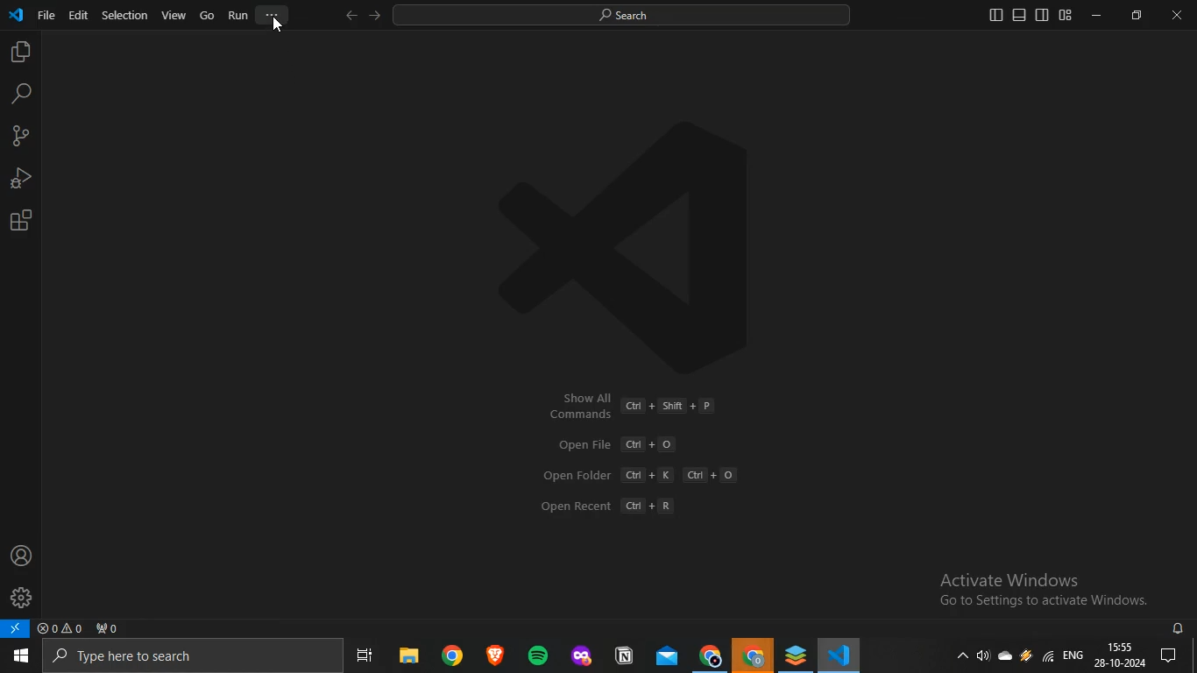 The height and width of the screenshot is (673, 1197). Describe the element at coordinates (174, 15) in the screenshot. I see `view` at that location.